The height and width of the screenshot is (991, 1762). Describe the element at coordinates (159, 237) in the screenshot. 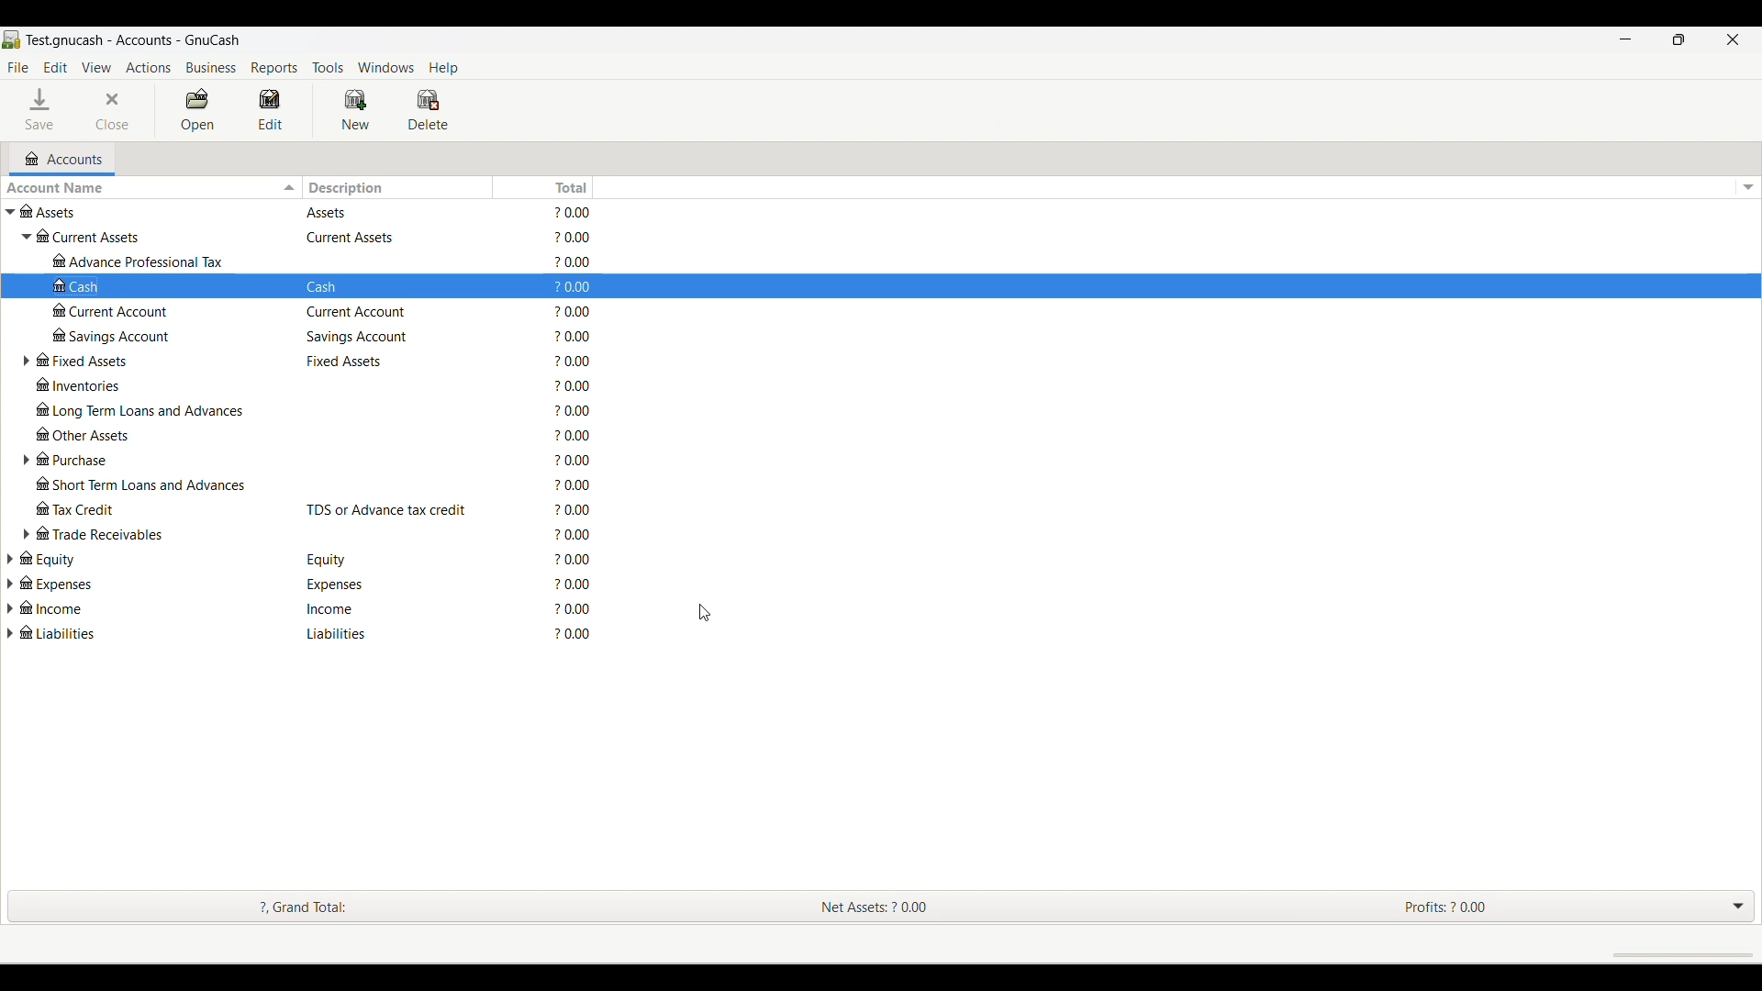

I see `Current Assets` at that location.